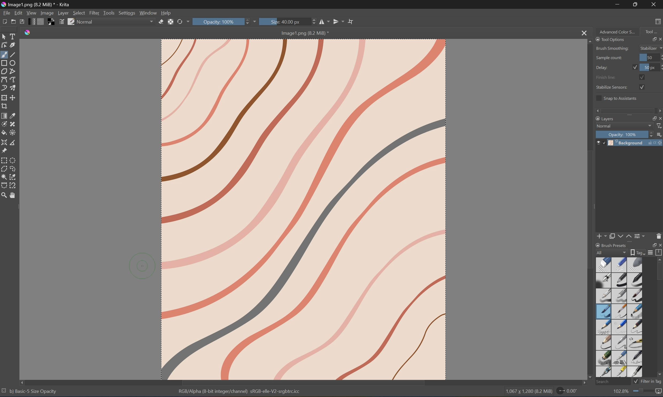 This screenshot has height=397, width=663. I want to click on Checkbox, so click(599, 99).